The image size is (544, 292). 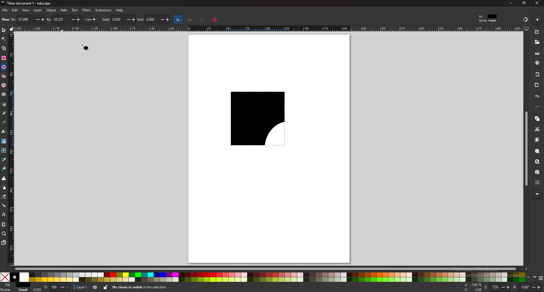 I want to click on enable snapping, so click(x=537, y=19).